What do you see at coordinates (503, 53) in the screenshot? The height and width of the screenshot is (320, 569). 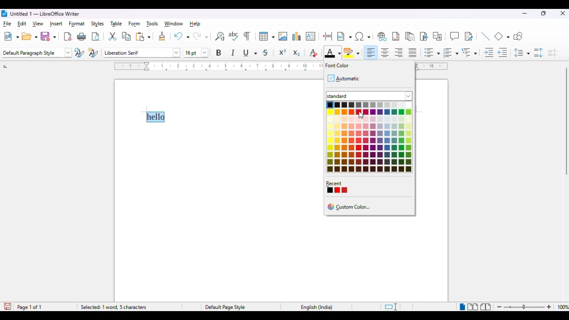 I see `decrease indent` at bounding box center [503, 53].